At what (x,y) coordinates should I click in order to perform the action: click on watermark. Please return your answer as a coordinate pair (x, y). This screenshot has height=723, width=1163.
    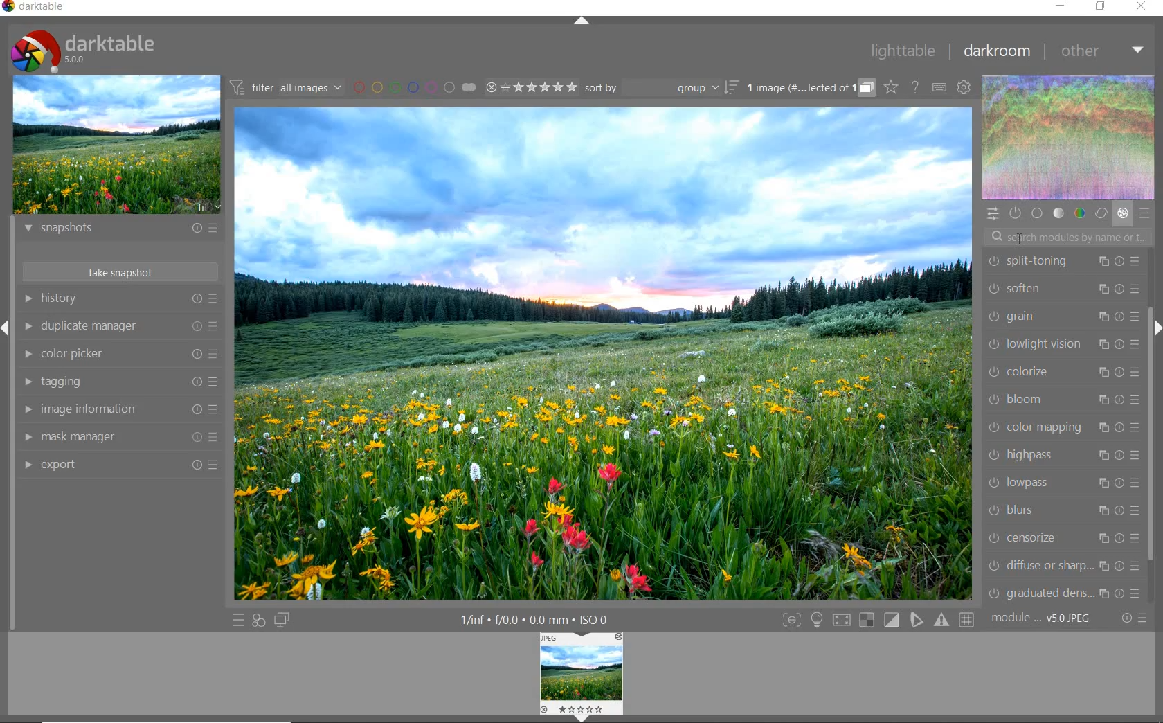
    Looking at the image, I should click on (1069, 237).